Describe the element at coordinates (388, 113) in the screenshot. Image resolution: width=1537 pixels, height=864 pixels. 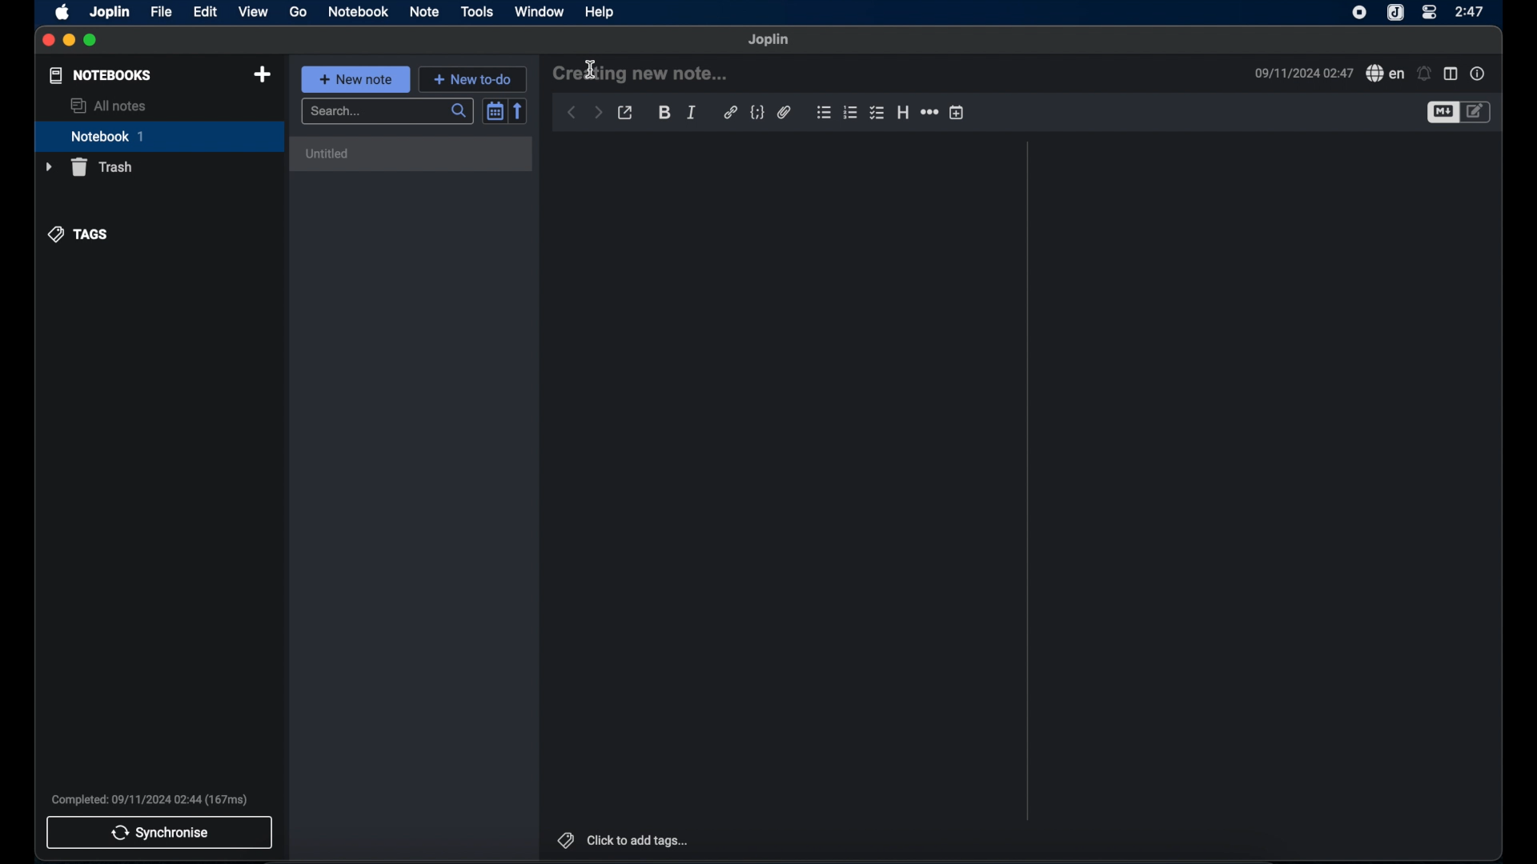
I see `search bar` at that location.